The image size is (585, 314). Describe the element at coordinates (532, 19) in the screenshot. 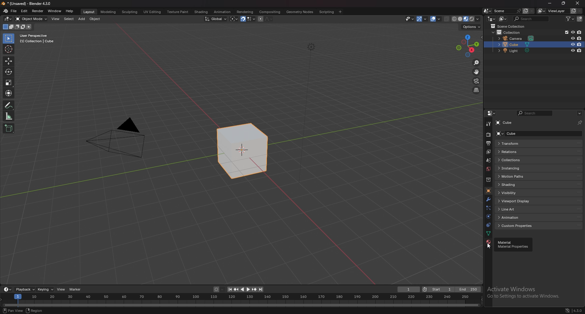

I see `search` at that location.